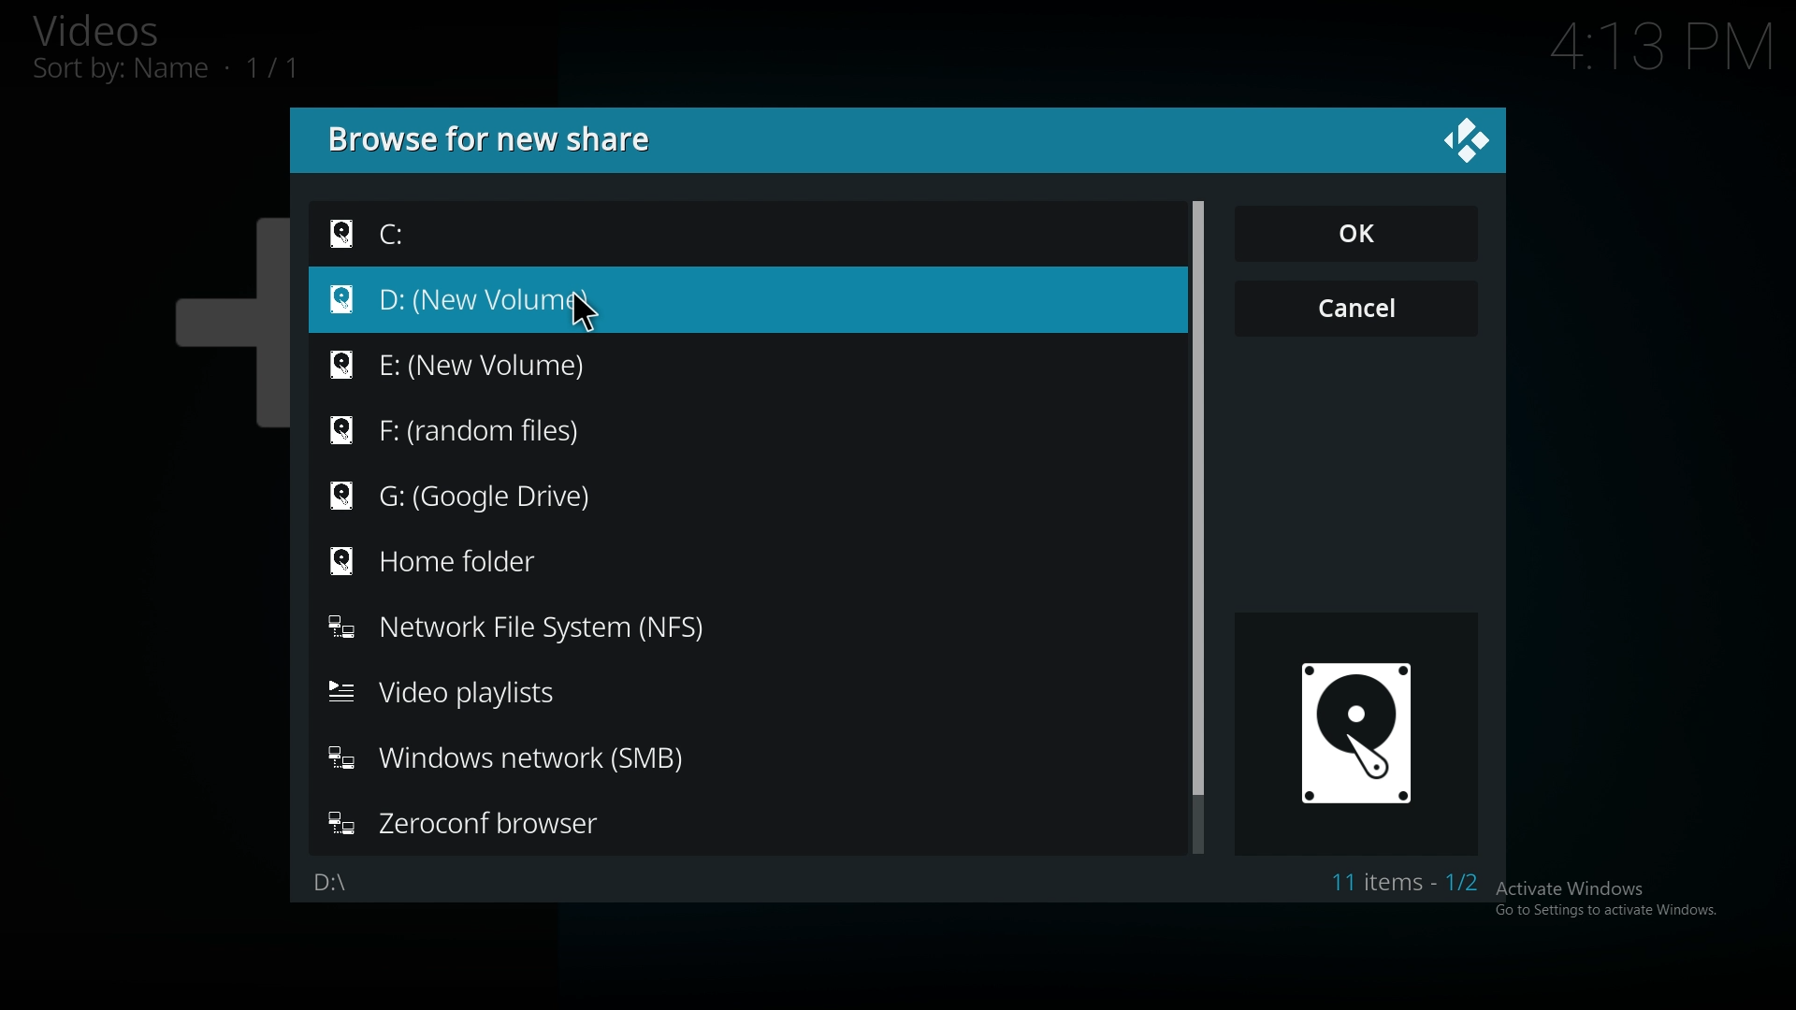 This screenshot has height=1010, width=1796. I want to click on folder name, so click(333, 884).